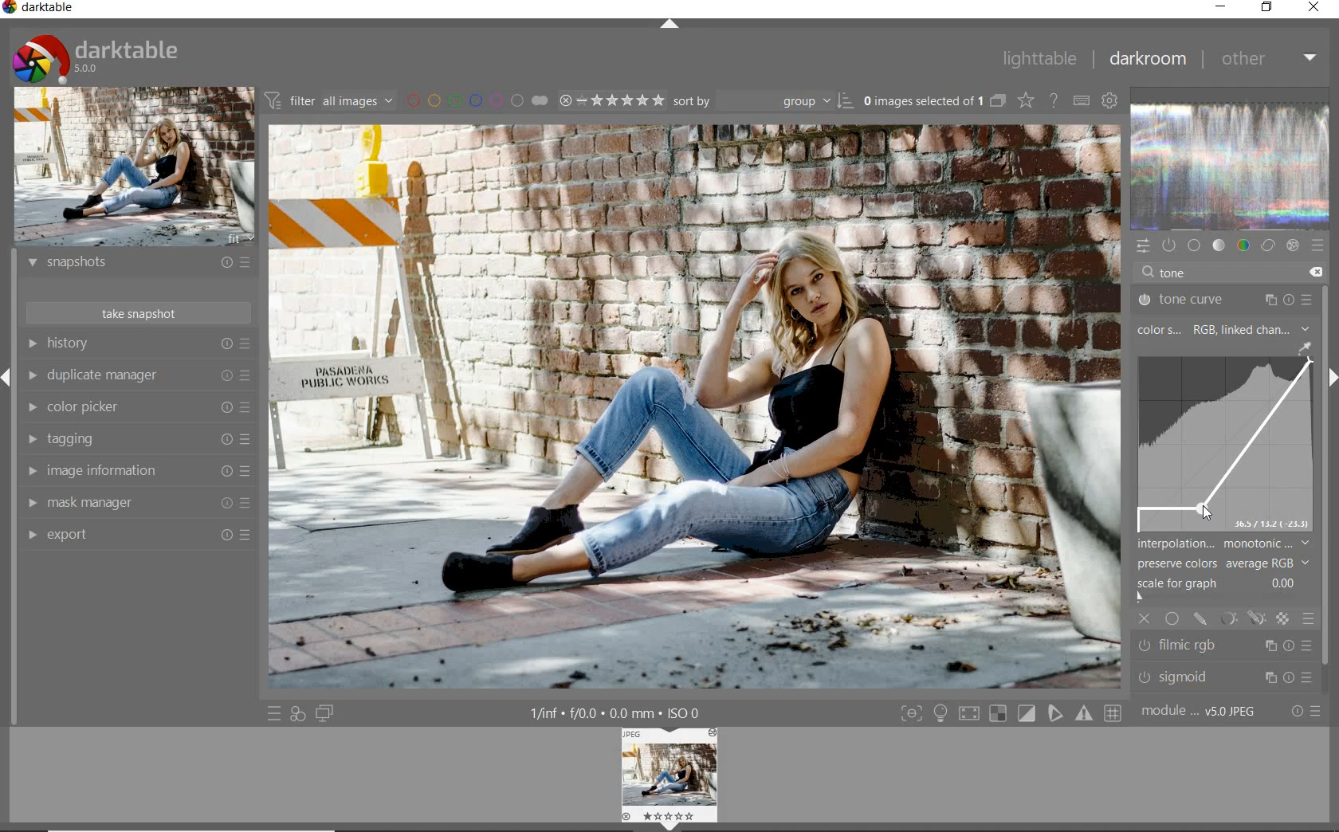 The image size is (1339, 832). Describe the element at coordinates (1198, 712) in the screenshot. I see `module` at that location.